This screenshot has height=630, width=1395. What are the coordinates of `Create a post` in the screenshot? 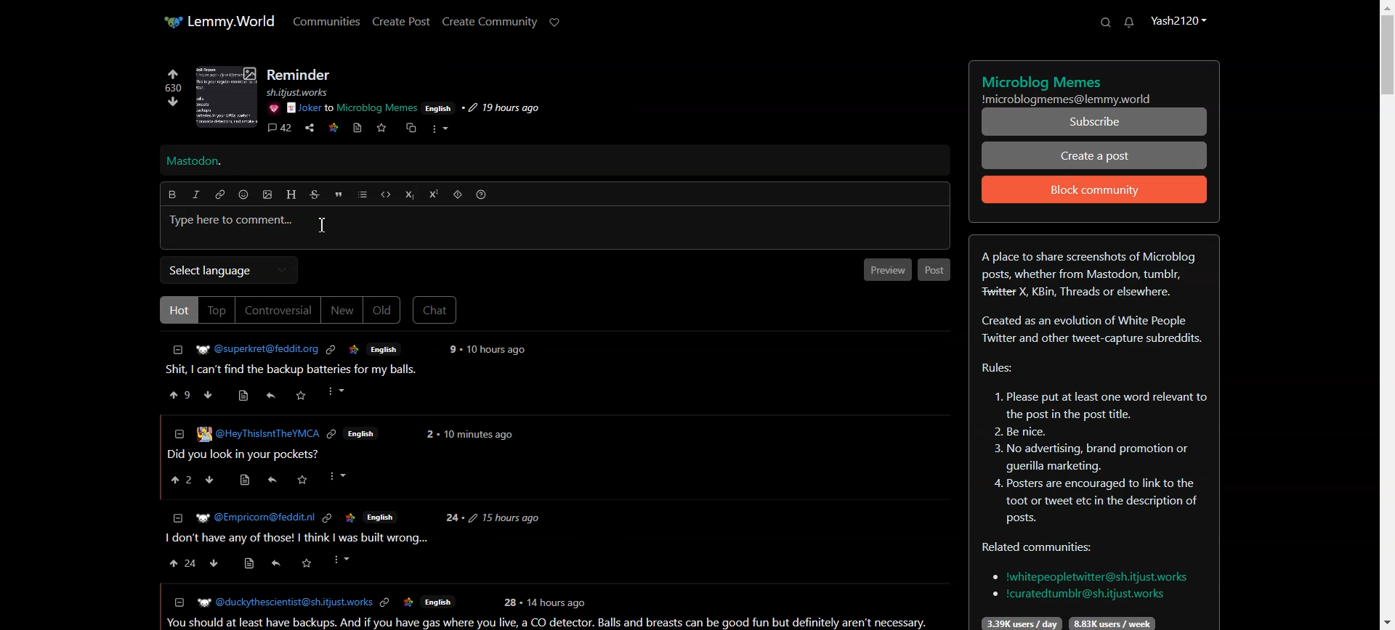 It's located at (1095, 155).